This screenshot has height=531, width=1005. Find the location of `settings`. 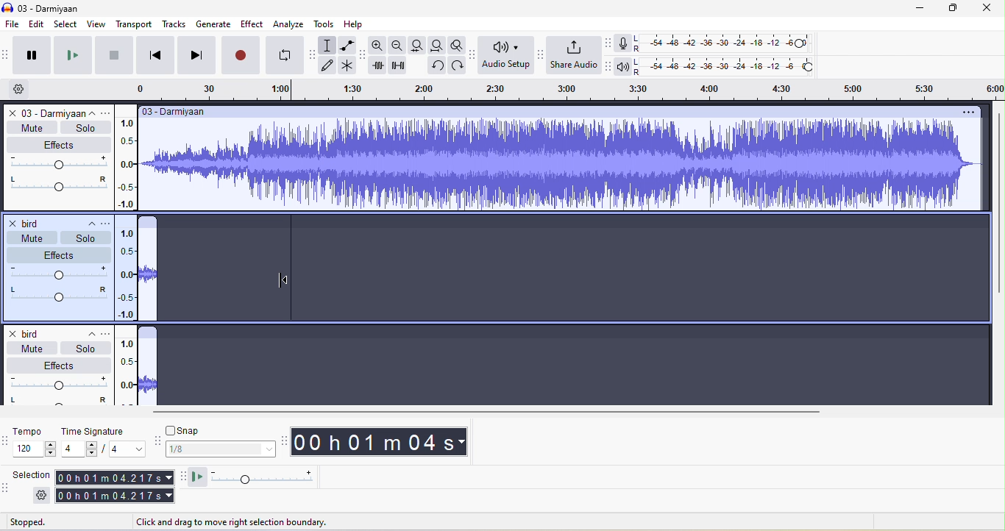

settings is located at coordinates (38, 495).